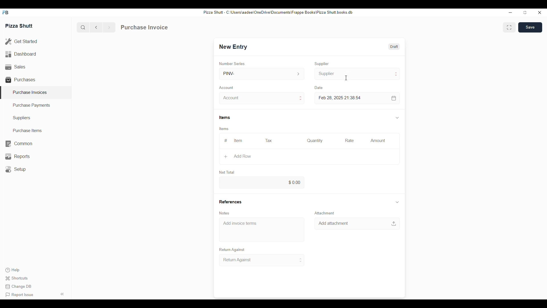  I want to click on New Entry, so click(234, 47).